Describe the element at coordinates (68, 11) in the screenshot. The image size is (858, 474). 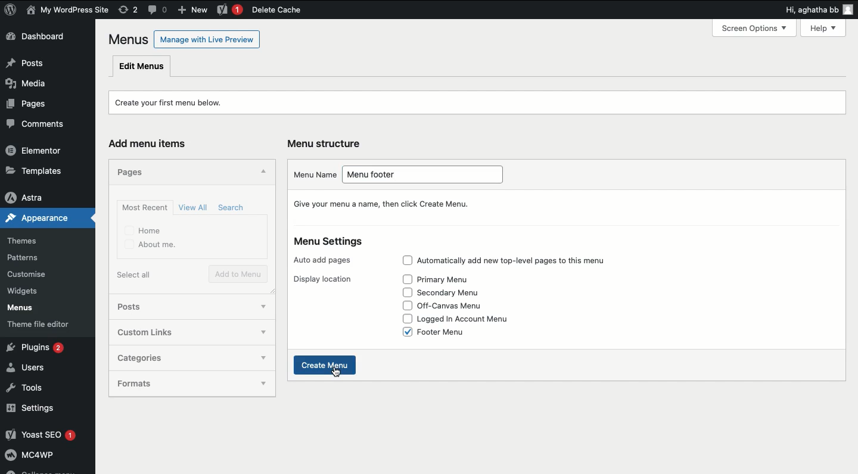
I see `User` at that location.